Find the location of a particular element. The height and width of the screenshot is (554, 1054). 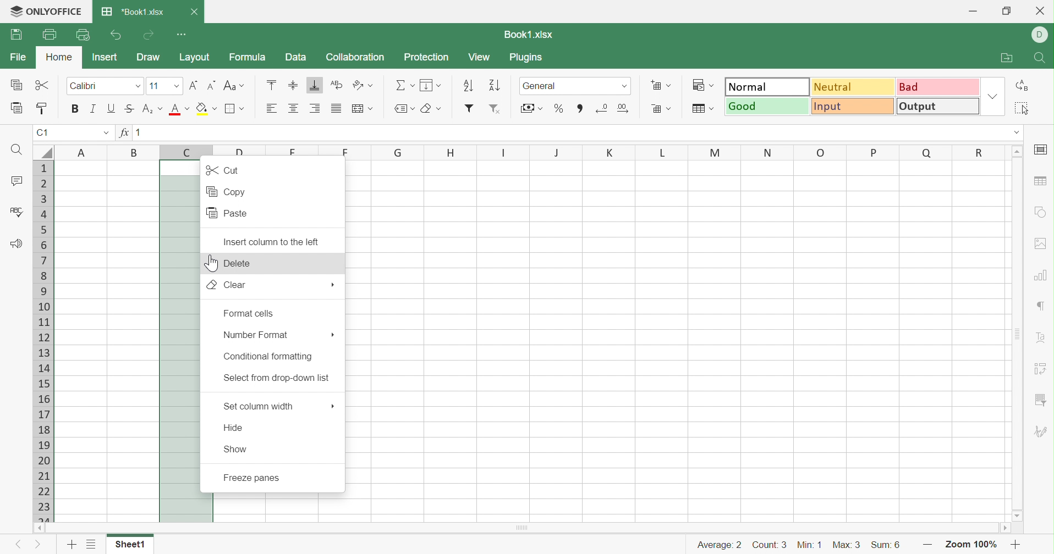

Scroll Right is located at coordinates (1004, 529).